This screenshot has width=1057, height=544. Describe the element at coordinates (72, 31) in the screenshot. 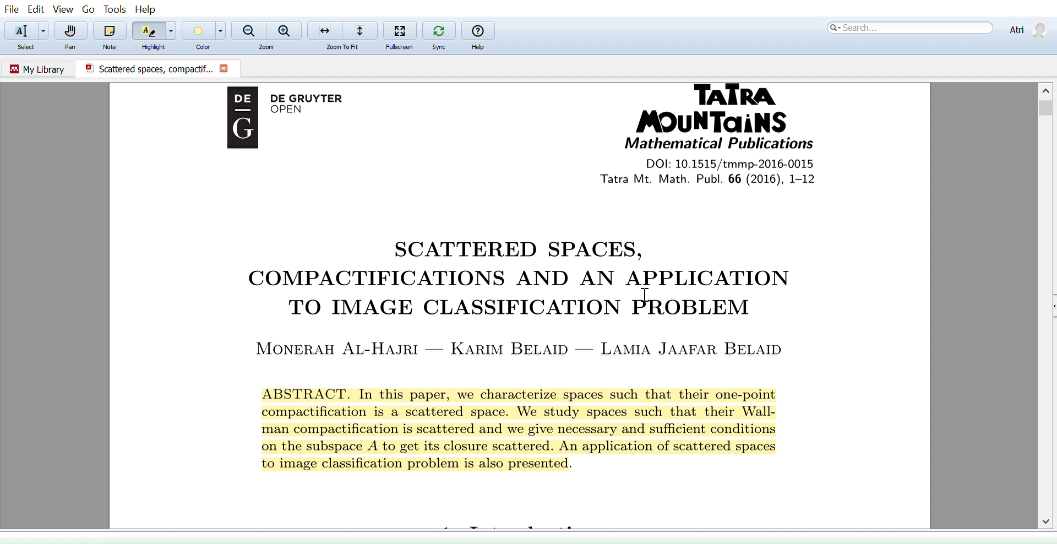

I see `Pan` at that location.